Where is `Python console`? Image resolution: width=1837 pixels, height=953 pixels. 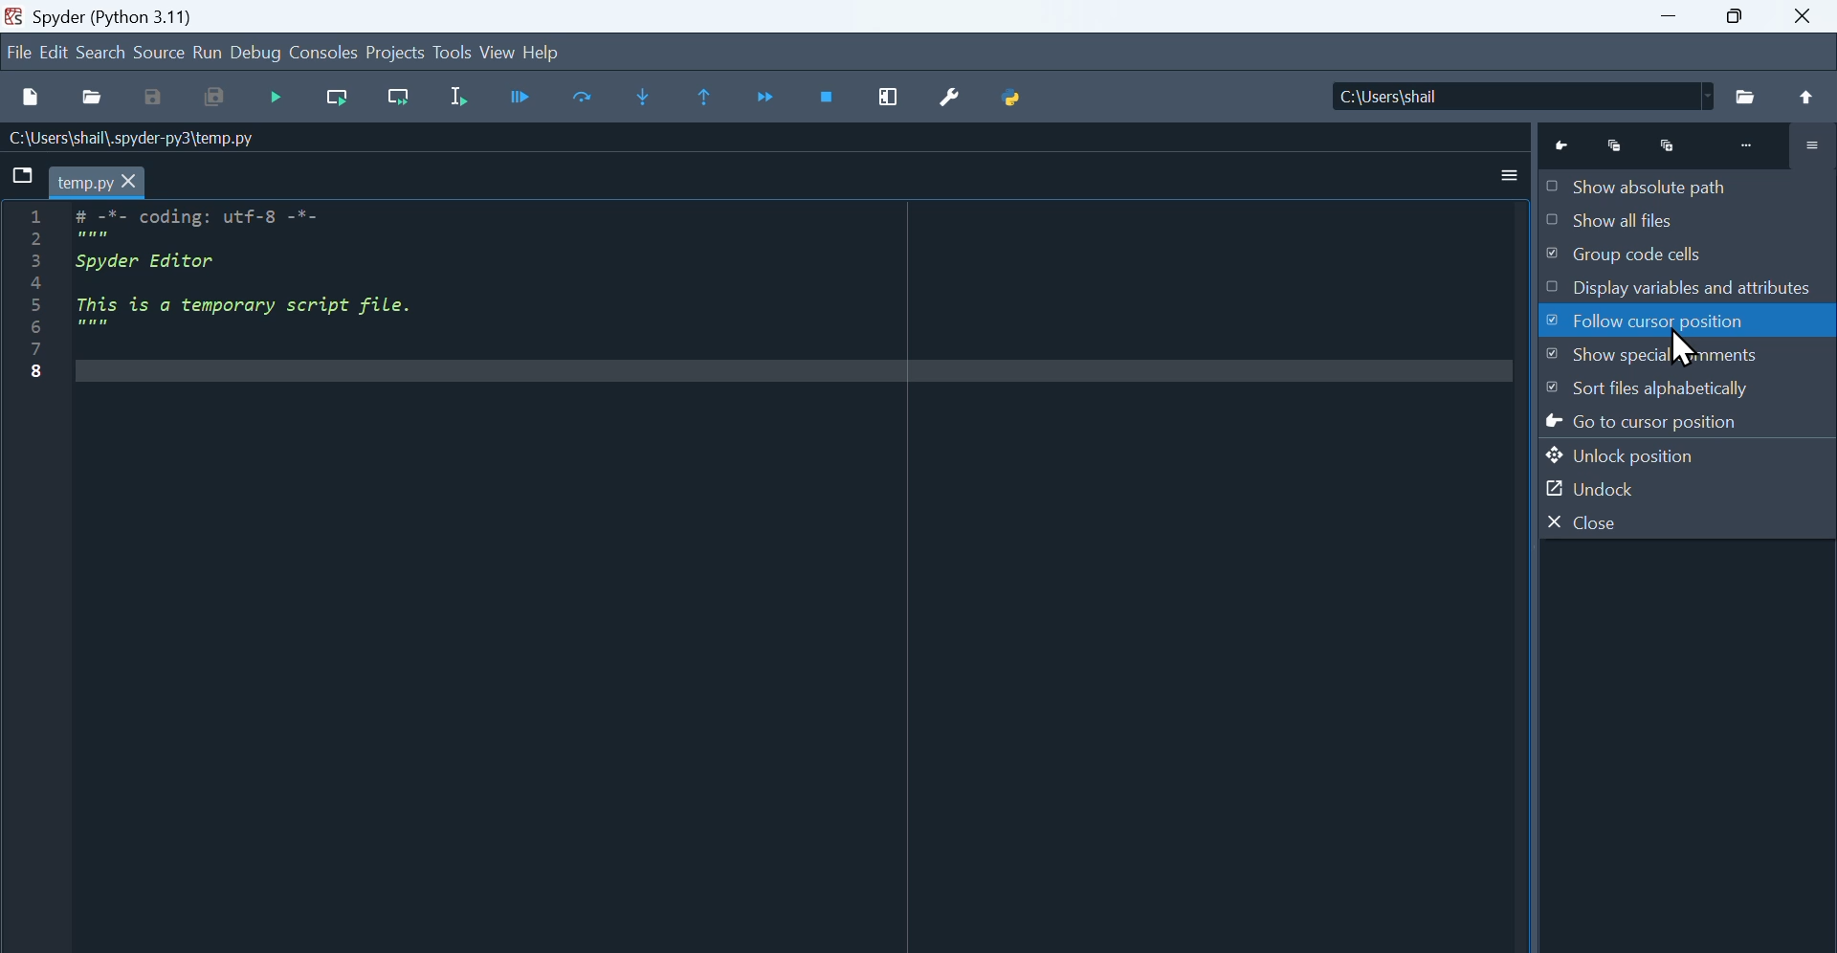
Python console is located at coordinates (1690, 141).